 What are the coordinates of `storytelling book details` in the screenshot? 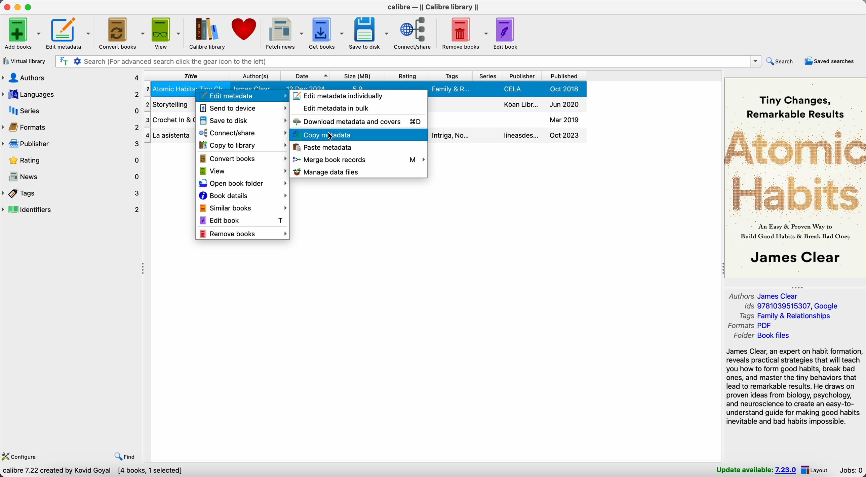 It's located at (169, 104).